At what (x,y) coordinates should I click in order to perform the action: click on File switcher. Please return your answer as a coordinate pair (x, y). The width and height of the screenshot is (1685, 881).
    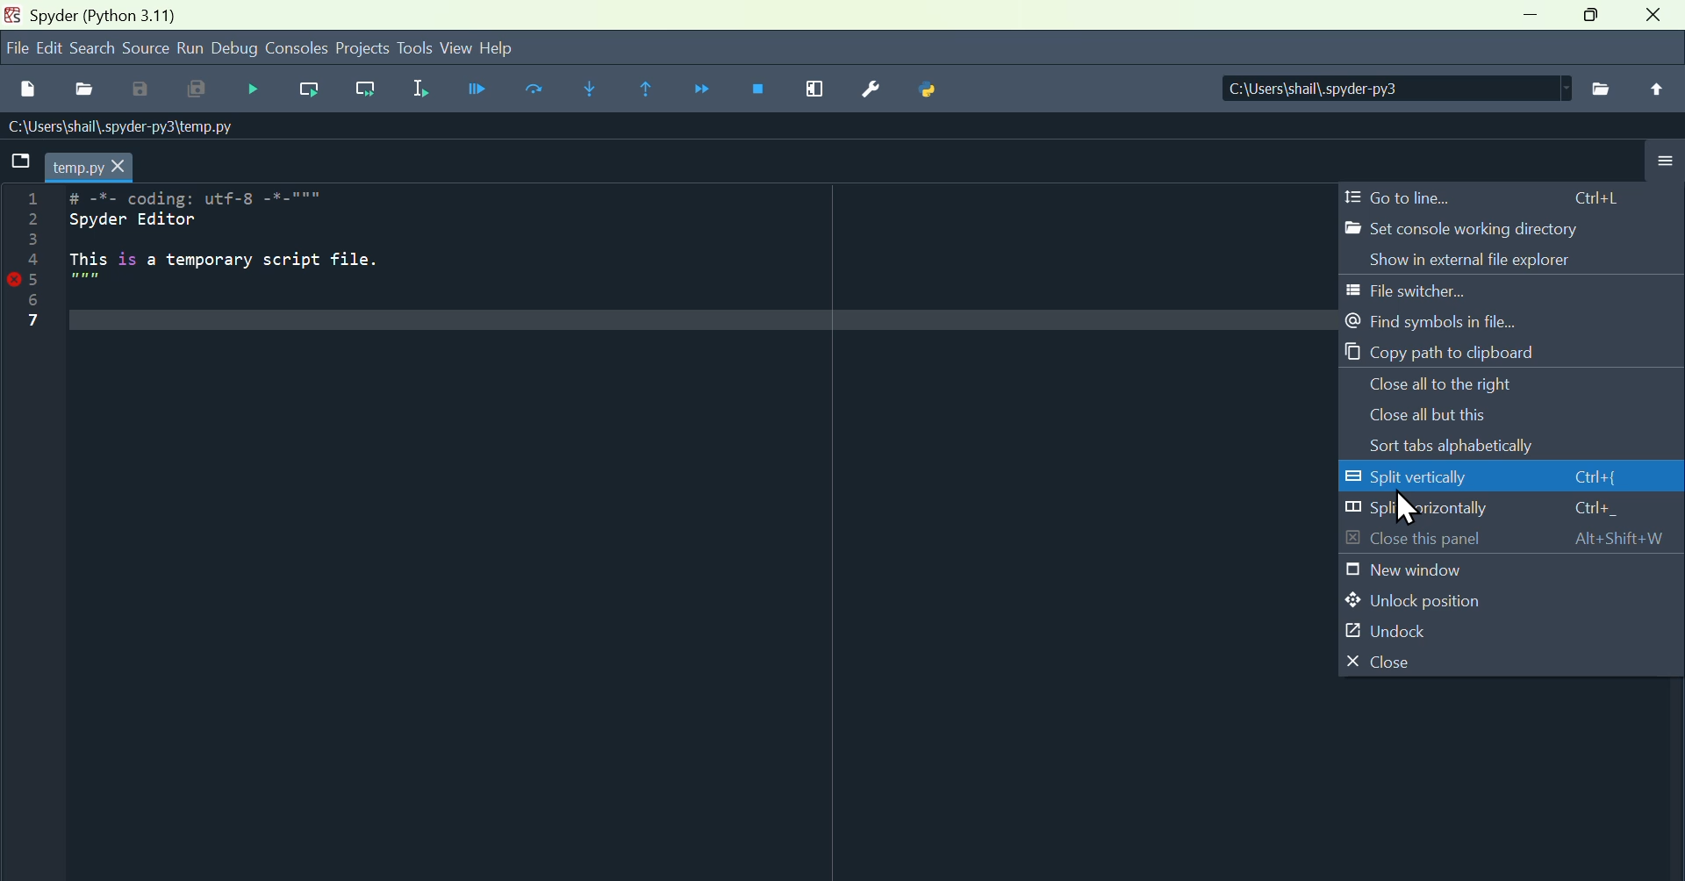
    Looking at the image, I should click on (1469, 290).